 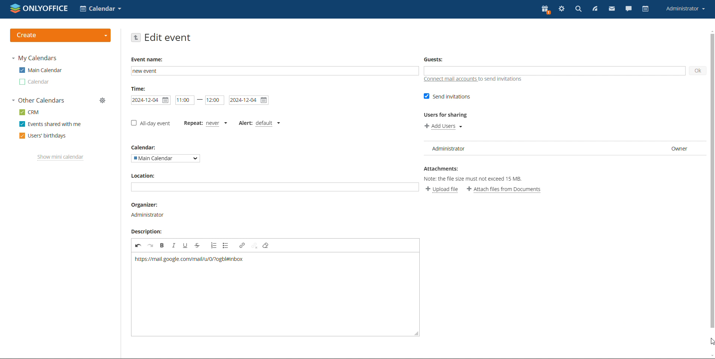 I want to click on ok, so click(x=698, y=71).